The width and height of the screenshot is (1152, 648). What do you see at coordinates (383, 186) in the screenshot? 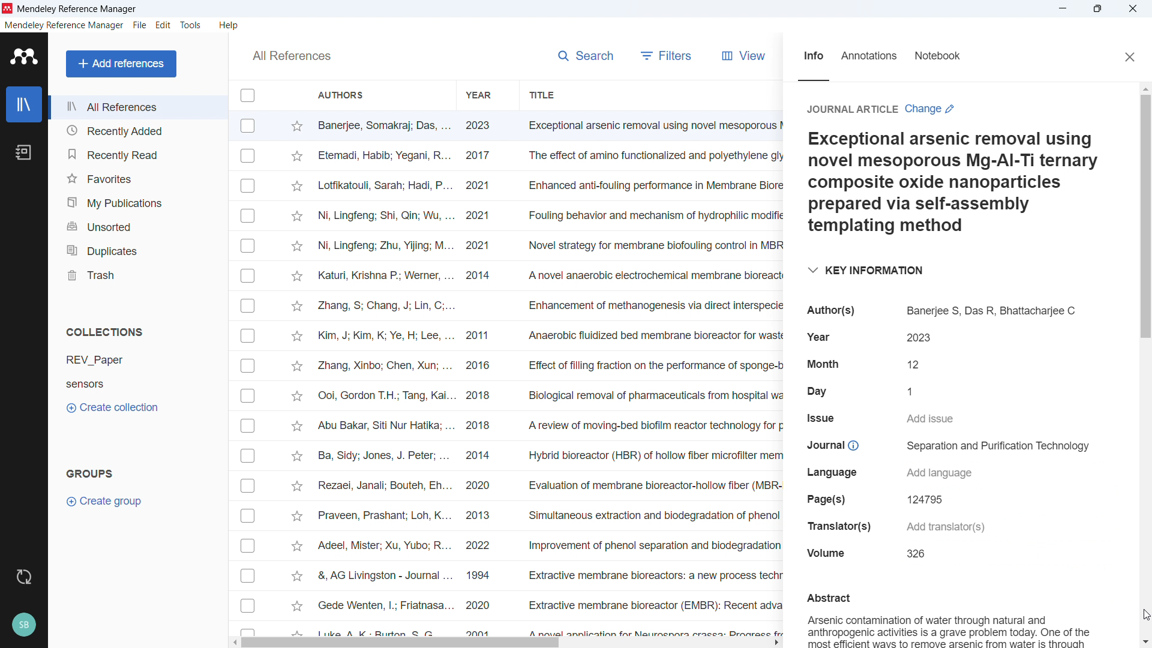
I see `lotfikatouil,sarah,hadi,p` at bounding box center [383, 186].